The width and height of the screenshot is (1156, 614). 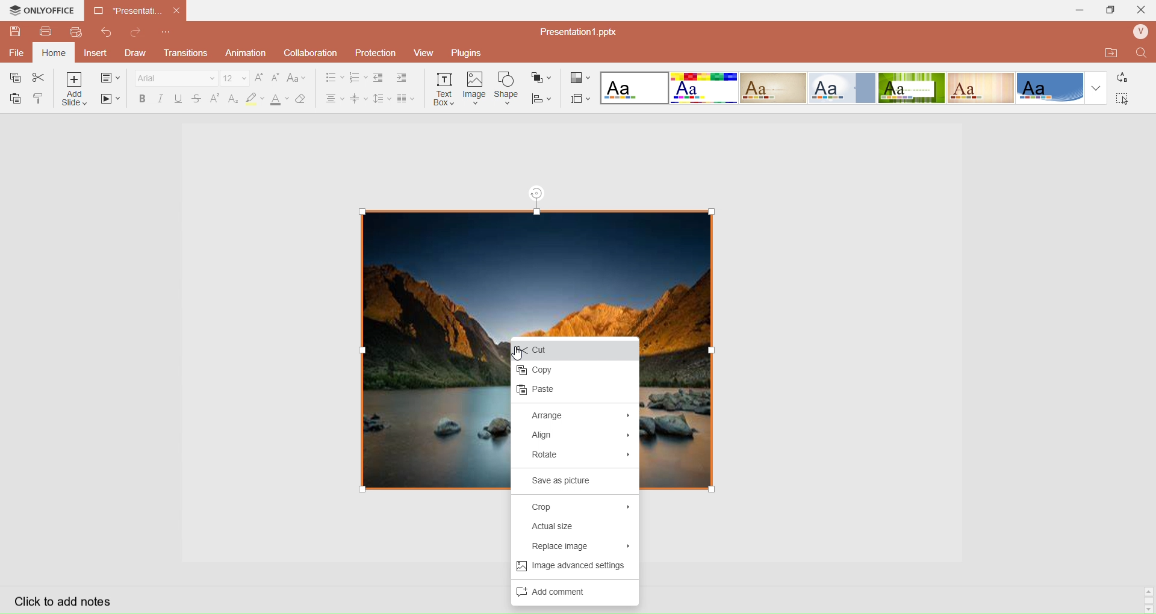 I want to click on Redo, so click(x=135, y=33).